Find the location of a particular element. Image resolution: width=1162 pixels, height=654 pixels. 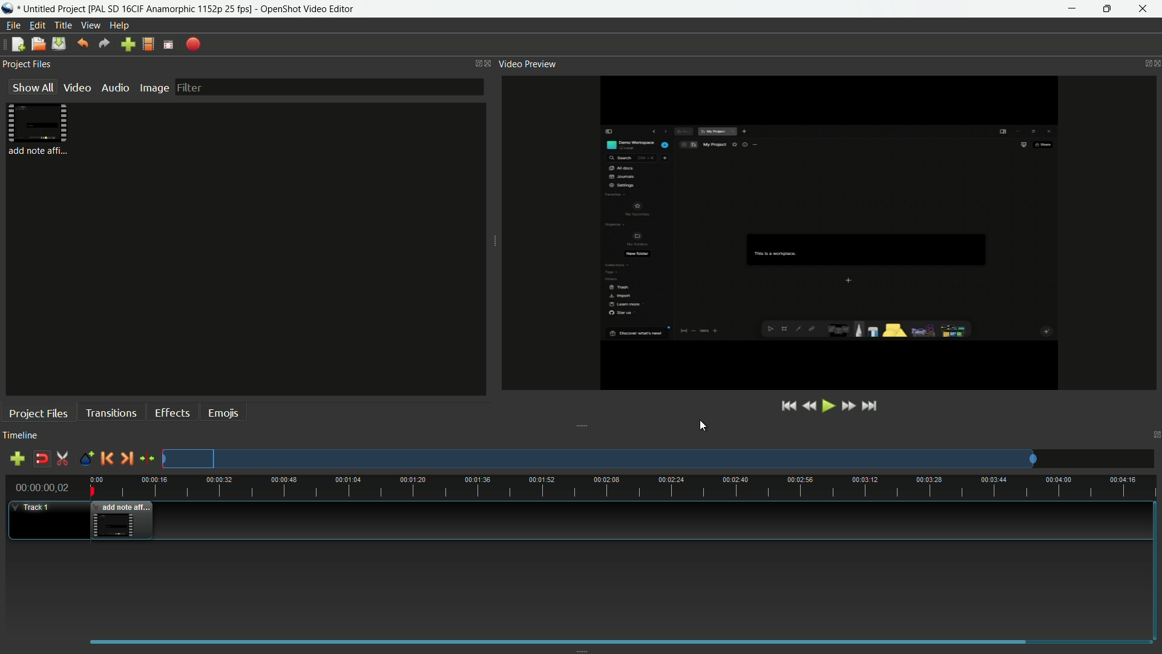

video is located at coordinates (76, 87).